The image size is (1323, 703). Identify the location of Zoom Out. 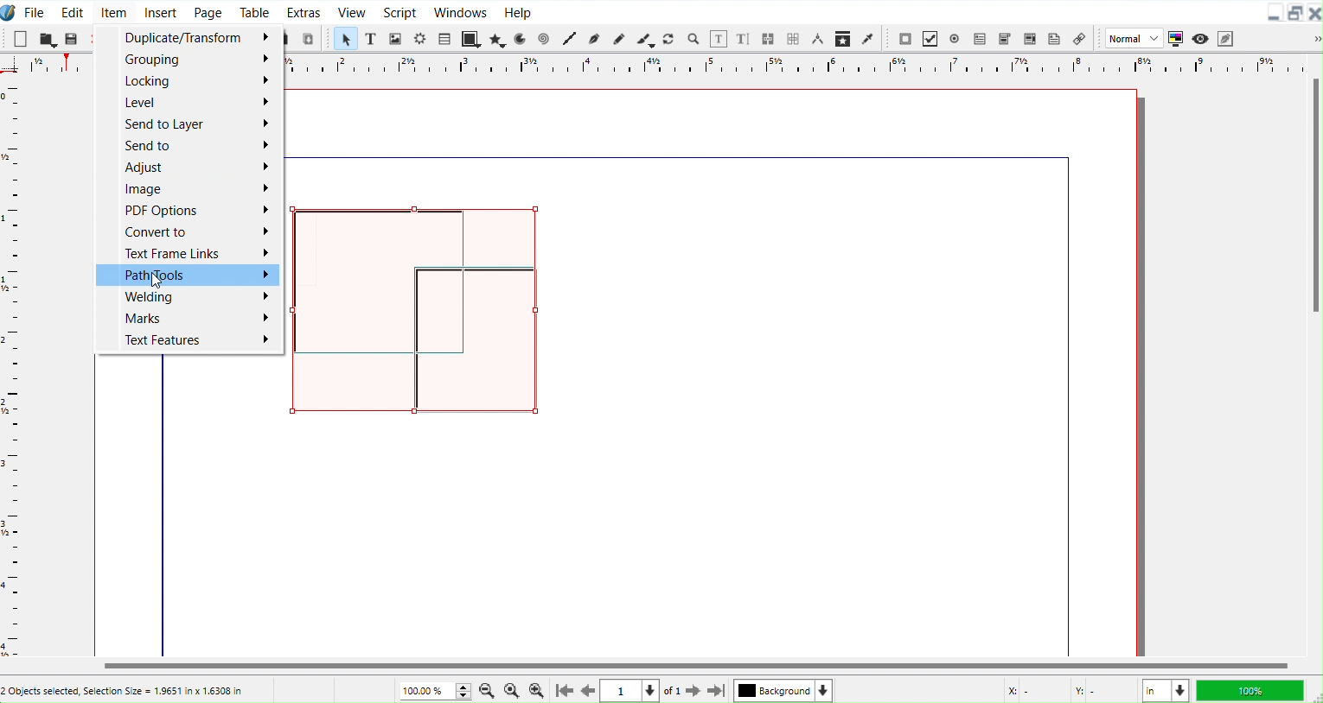
(488, 690).